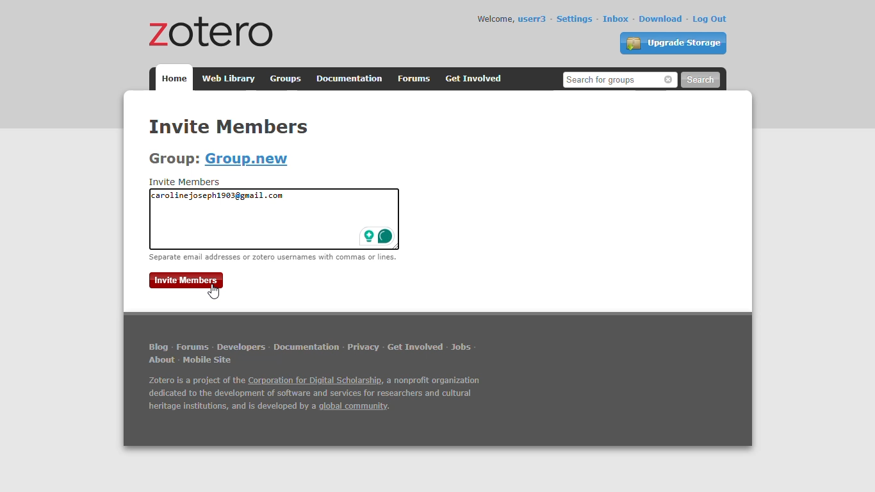 The height and width of the screenshot is (492, 875). Describe the element at coordinates (495, 19) in the screenshot. I see `welcome,` at that location.